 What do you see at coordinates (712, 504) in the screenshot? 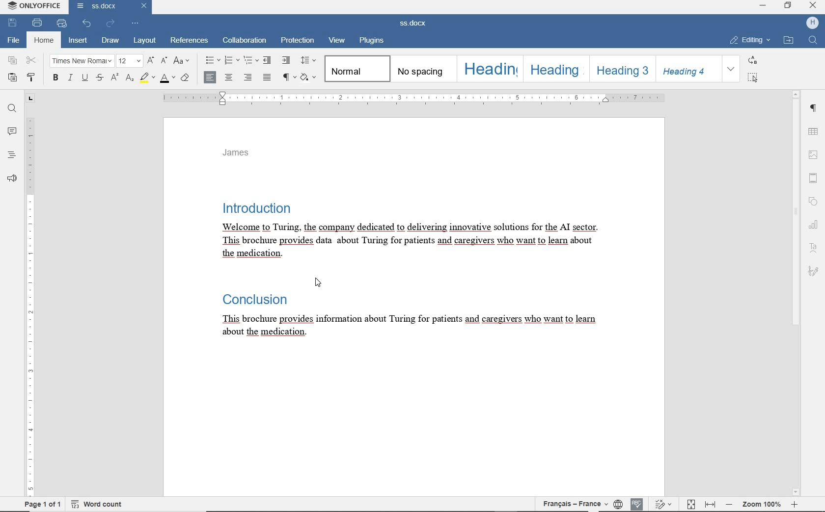
I see `fit to width` at bounding box center [712, 504].